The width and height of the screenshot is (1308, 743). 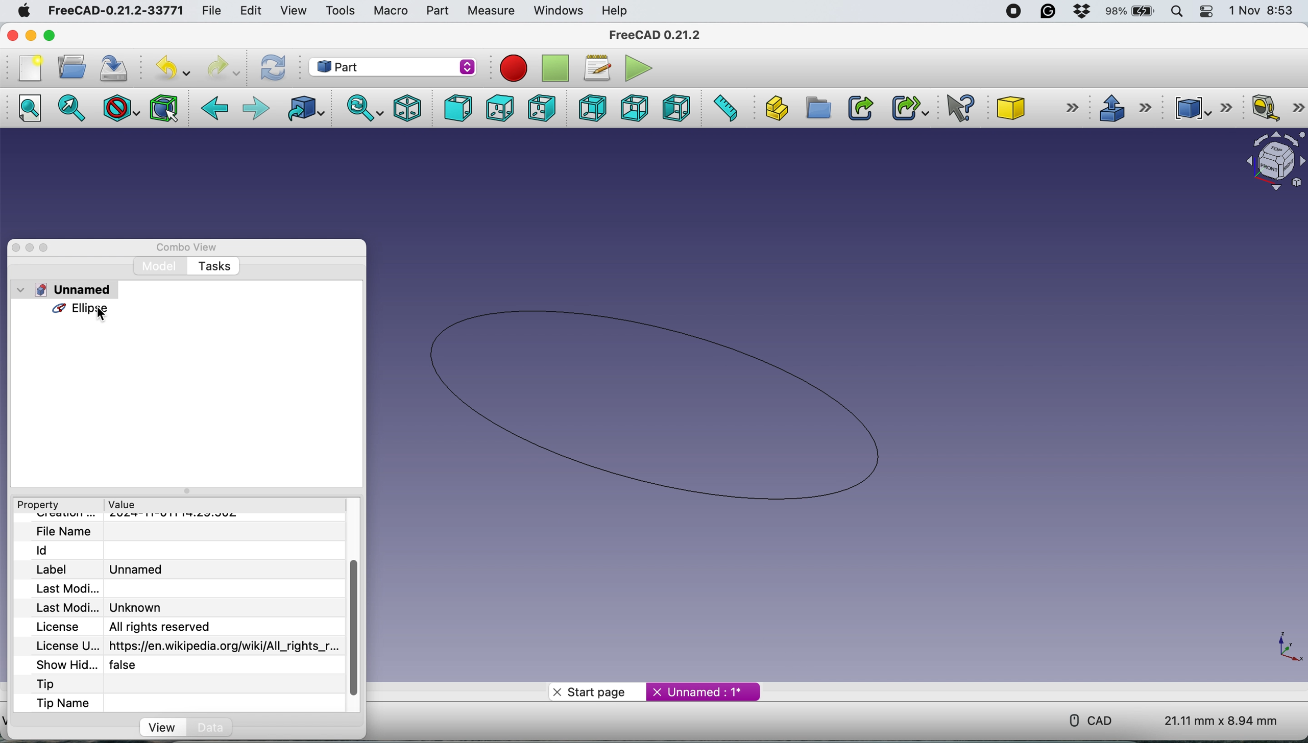 What do you see at coordinates (50, 684) in the screenshot?
I see `tip` at bounding box center [50, 684].